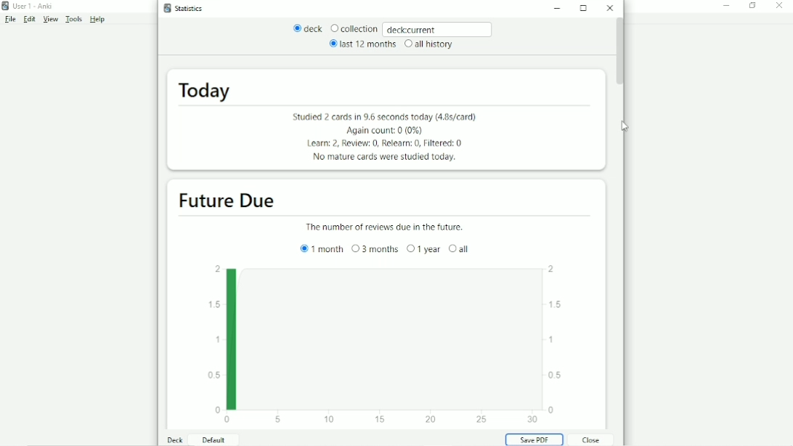  What do you see at coordinates (624, 127) in the screenshot?
I see `Cursor` at bounding box center [624, 127].